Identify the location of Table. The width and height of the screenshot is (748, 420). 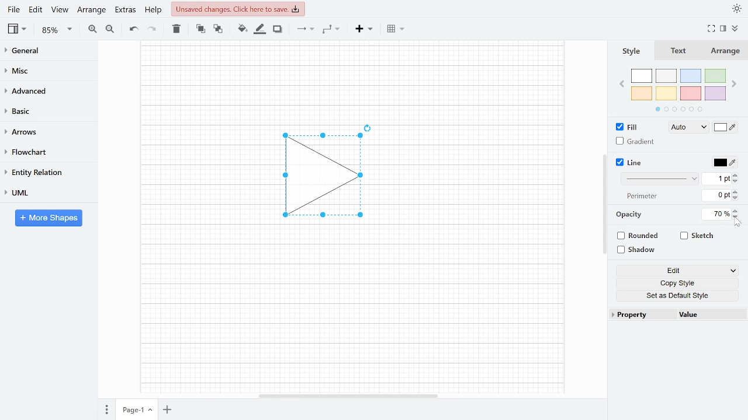
(397, 28).